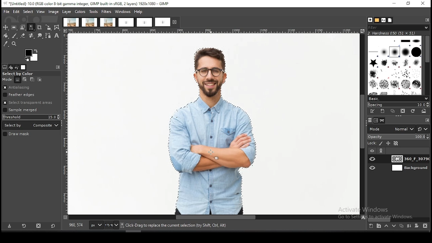 This screenshot has height=243, width=432. I want to click on mode:, so click(8, 80).